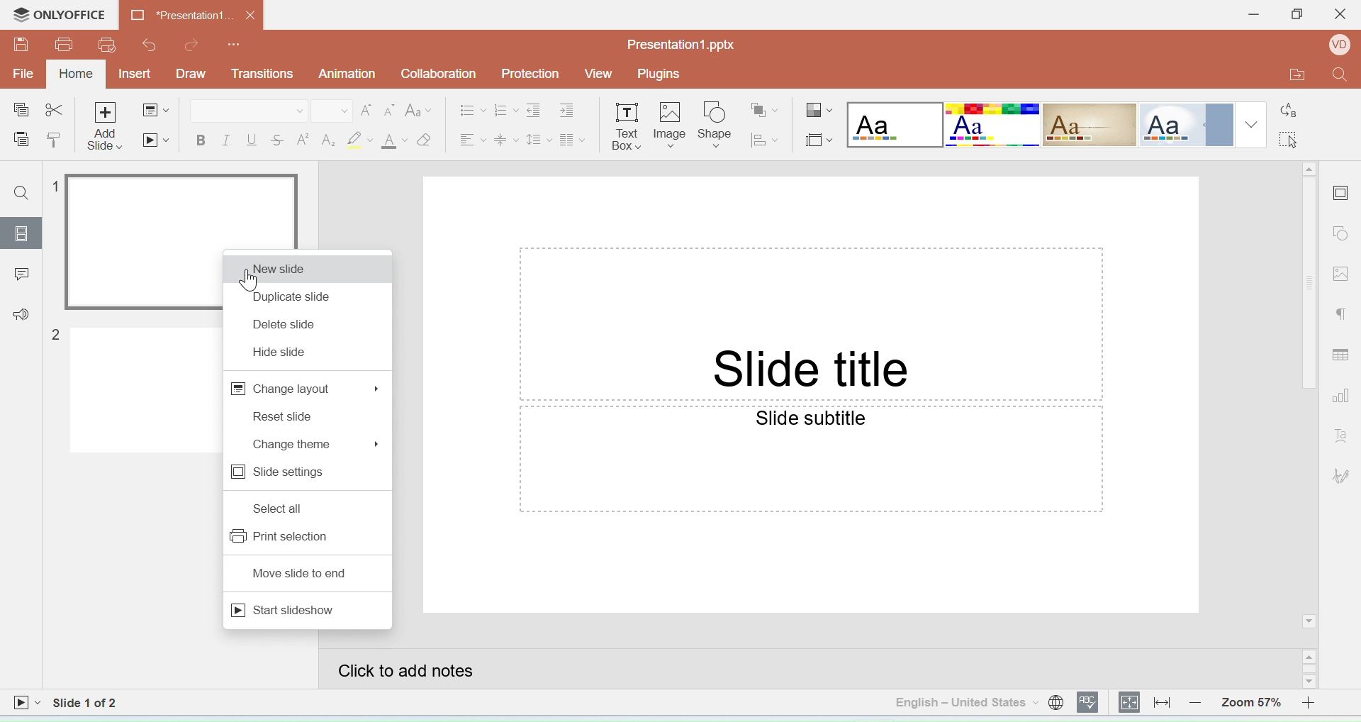  I want to click on slide settings, so click(277, 471).